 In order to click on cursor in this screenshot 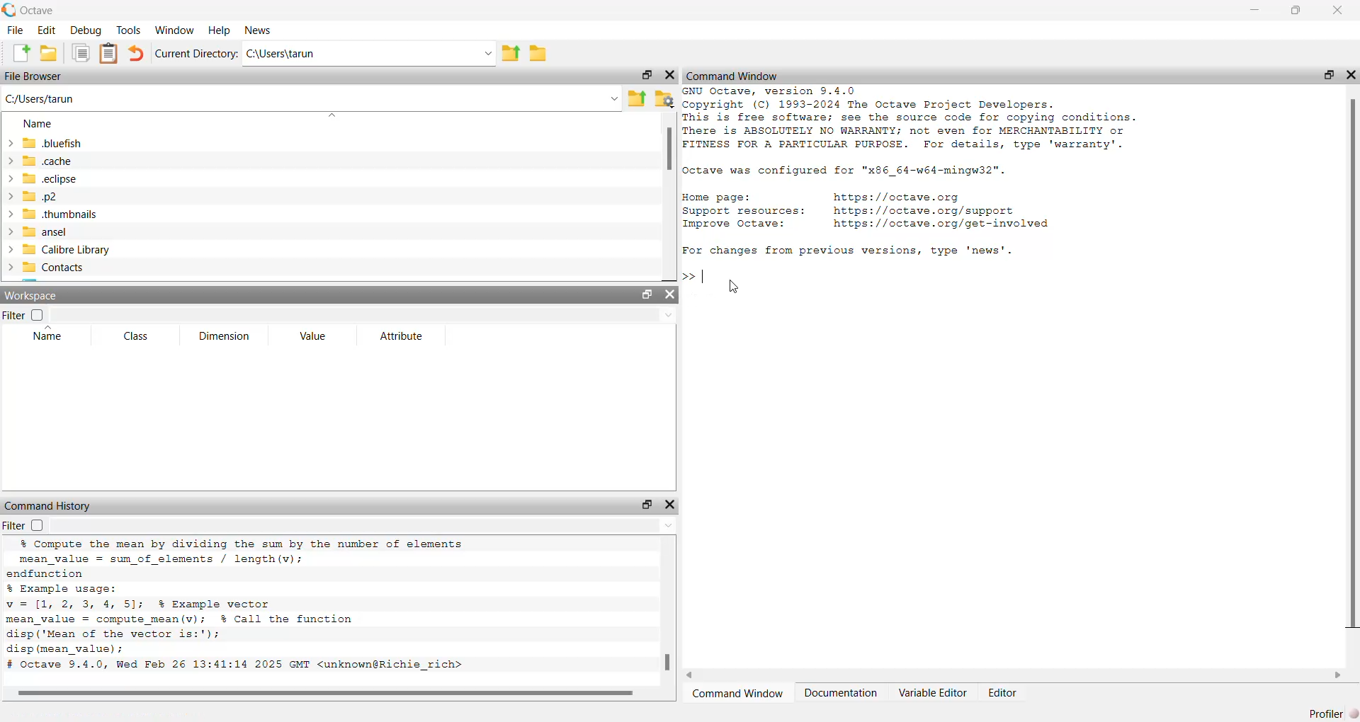, I will do `click(735, 287)`.